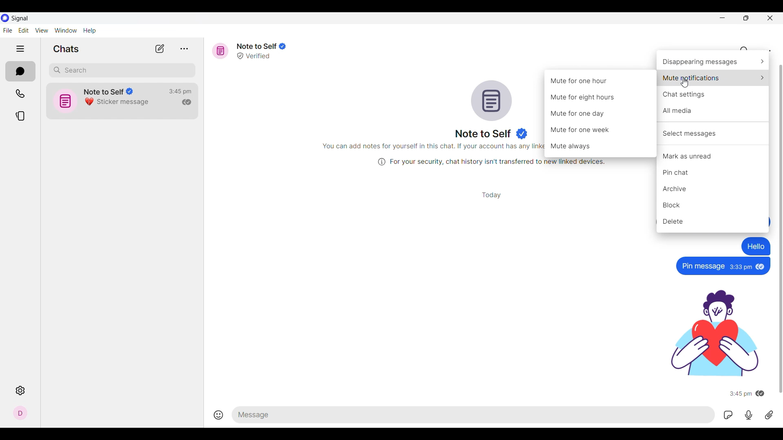 This screenshot has width=783, height=440. Describe the element at coordinates (741, 267) in the screenshot. I see `3:33pm` at that location.